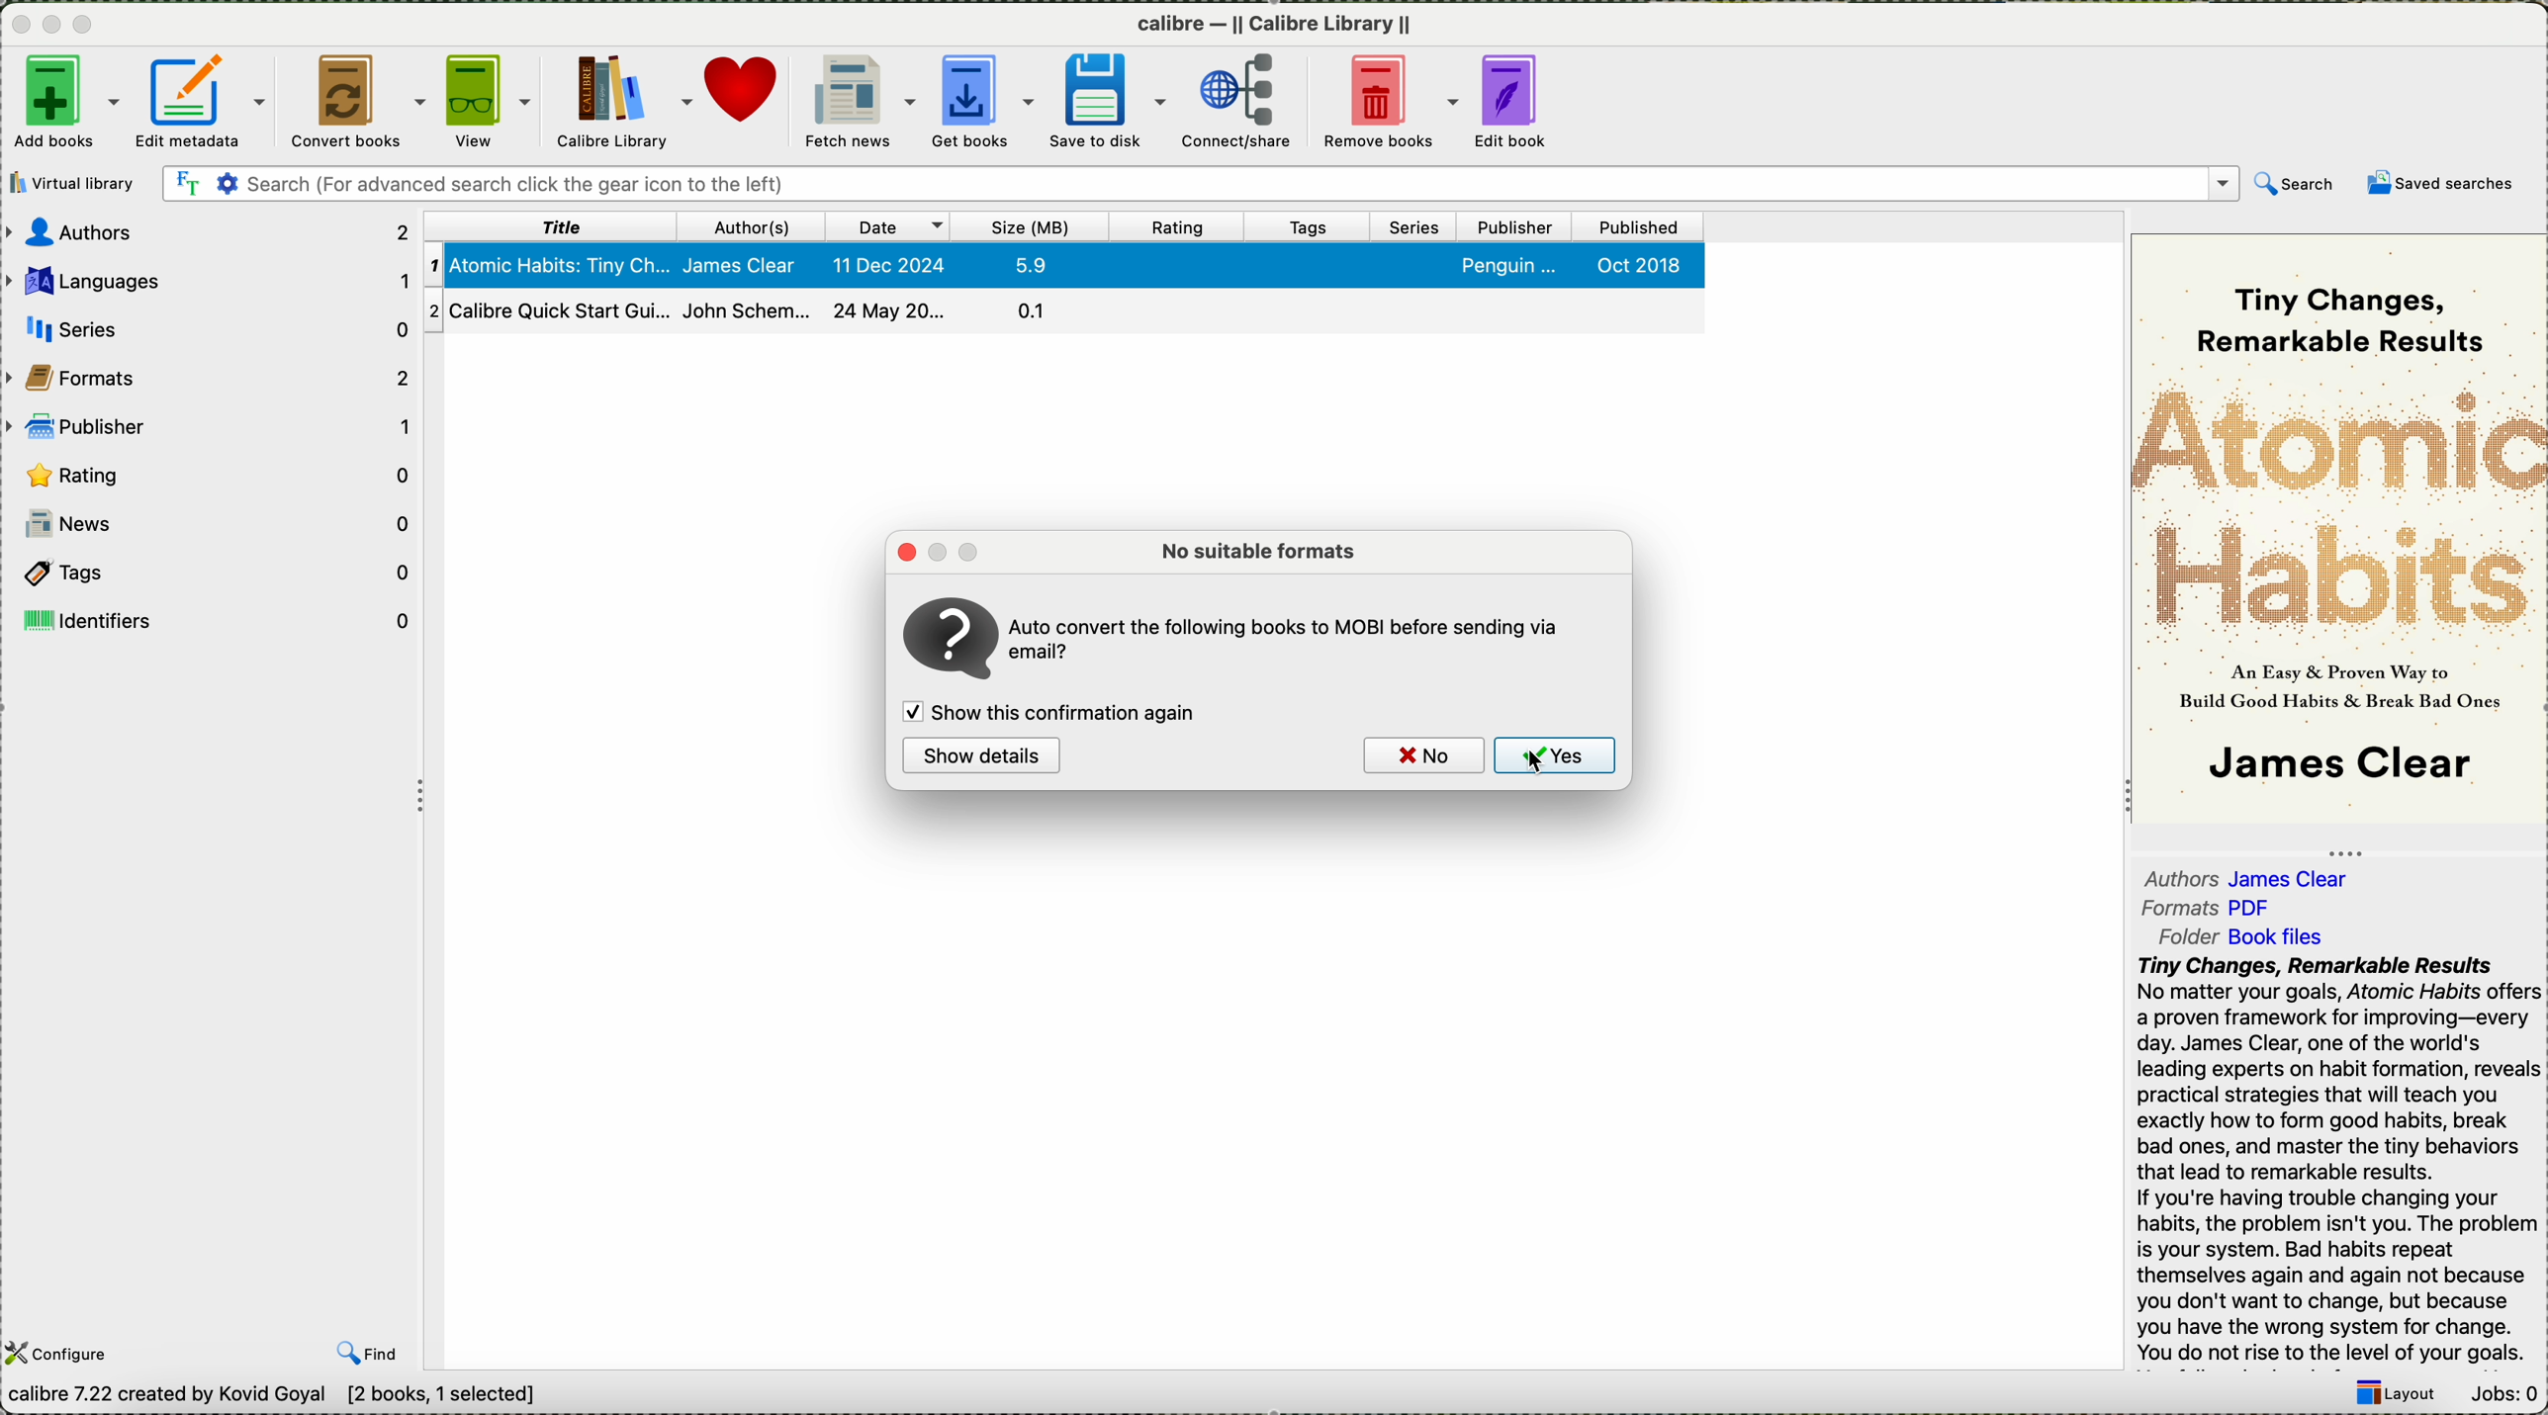 The width and height of the screenshot is (2548, 1415). Describe the element at coordinates (2398, 1394) in the screenshot. I see `layout` at that location.